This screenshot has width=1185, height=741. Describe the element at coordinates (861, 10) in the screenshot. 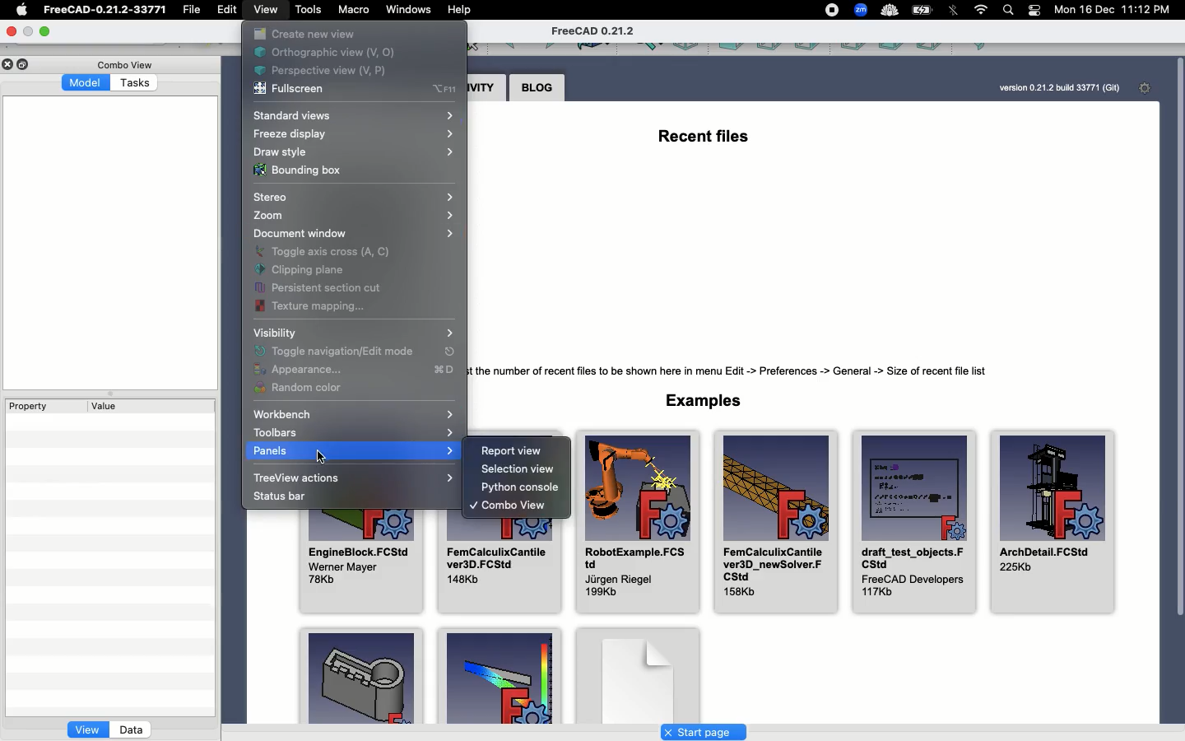

I see `zoom` at that location.